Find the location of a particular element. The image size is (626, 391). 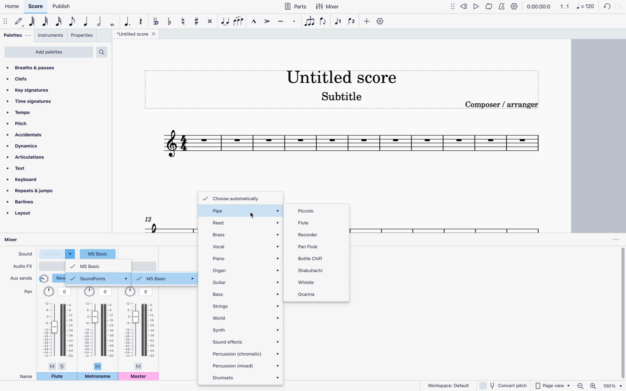

guitar is located at coordinates (246, 282).